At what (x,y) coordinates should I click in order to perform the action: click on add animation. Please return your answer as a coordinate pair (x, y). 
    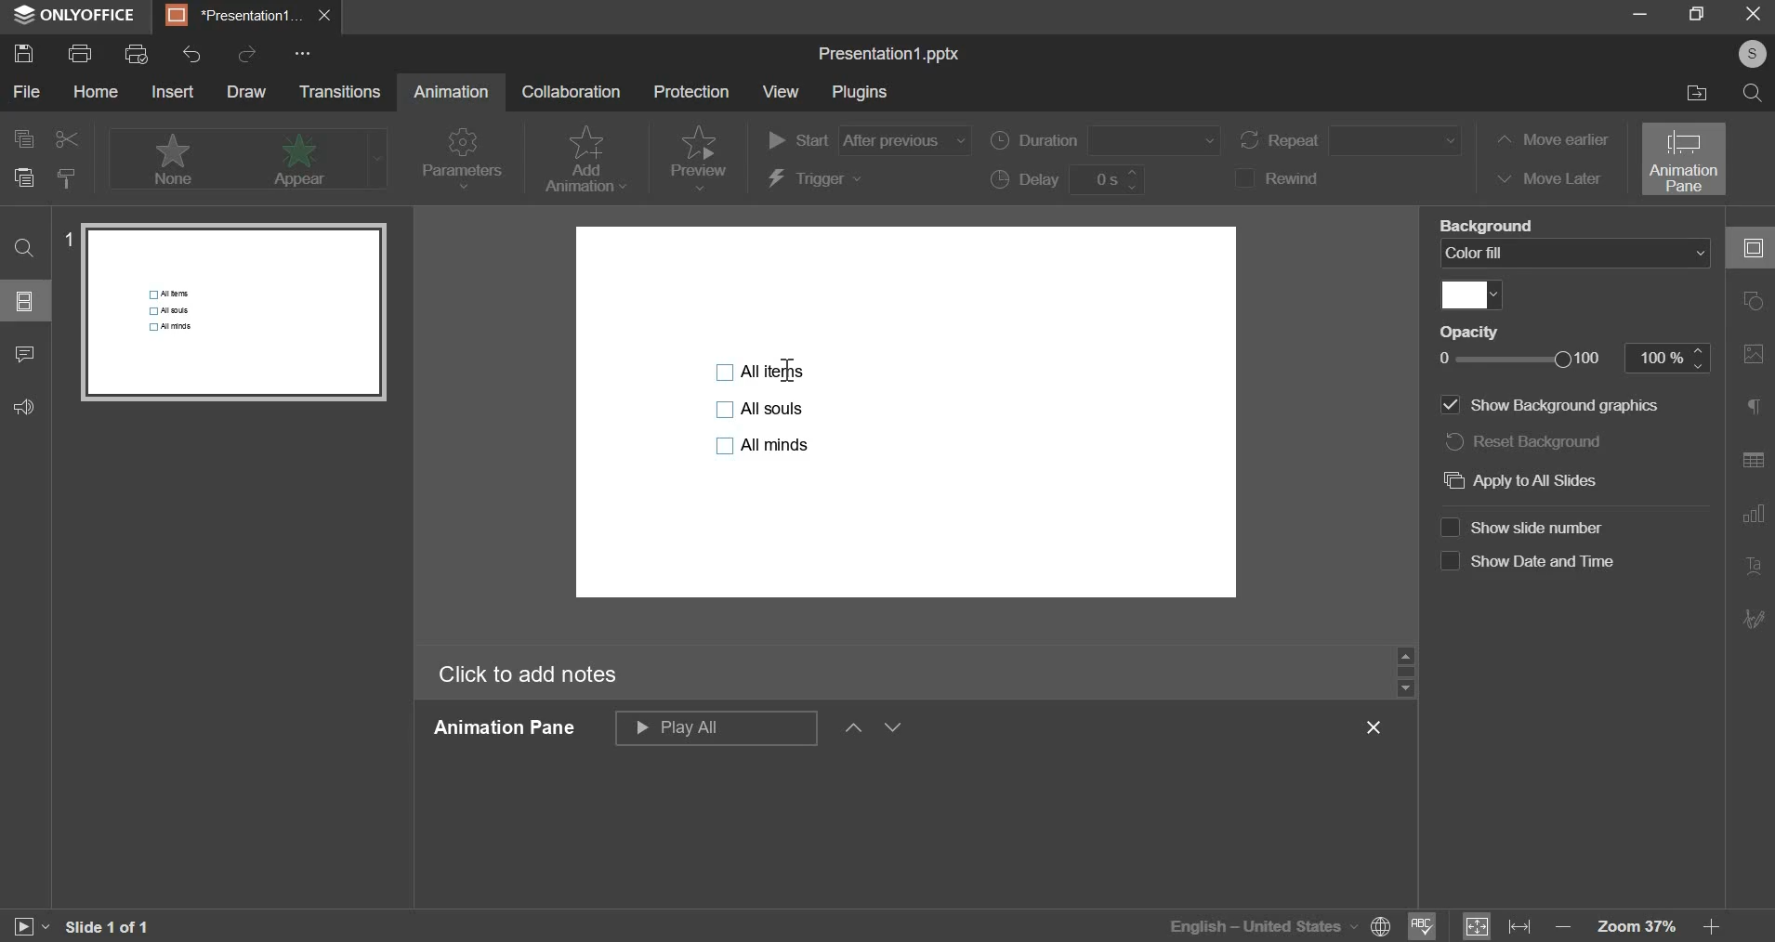
    Looking at the image, I should click on (584, 159).